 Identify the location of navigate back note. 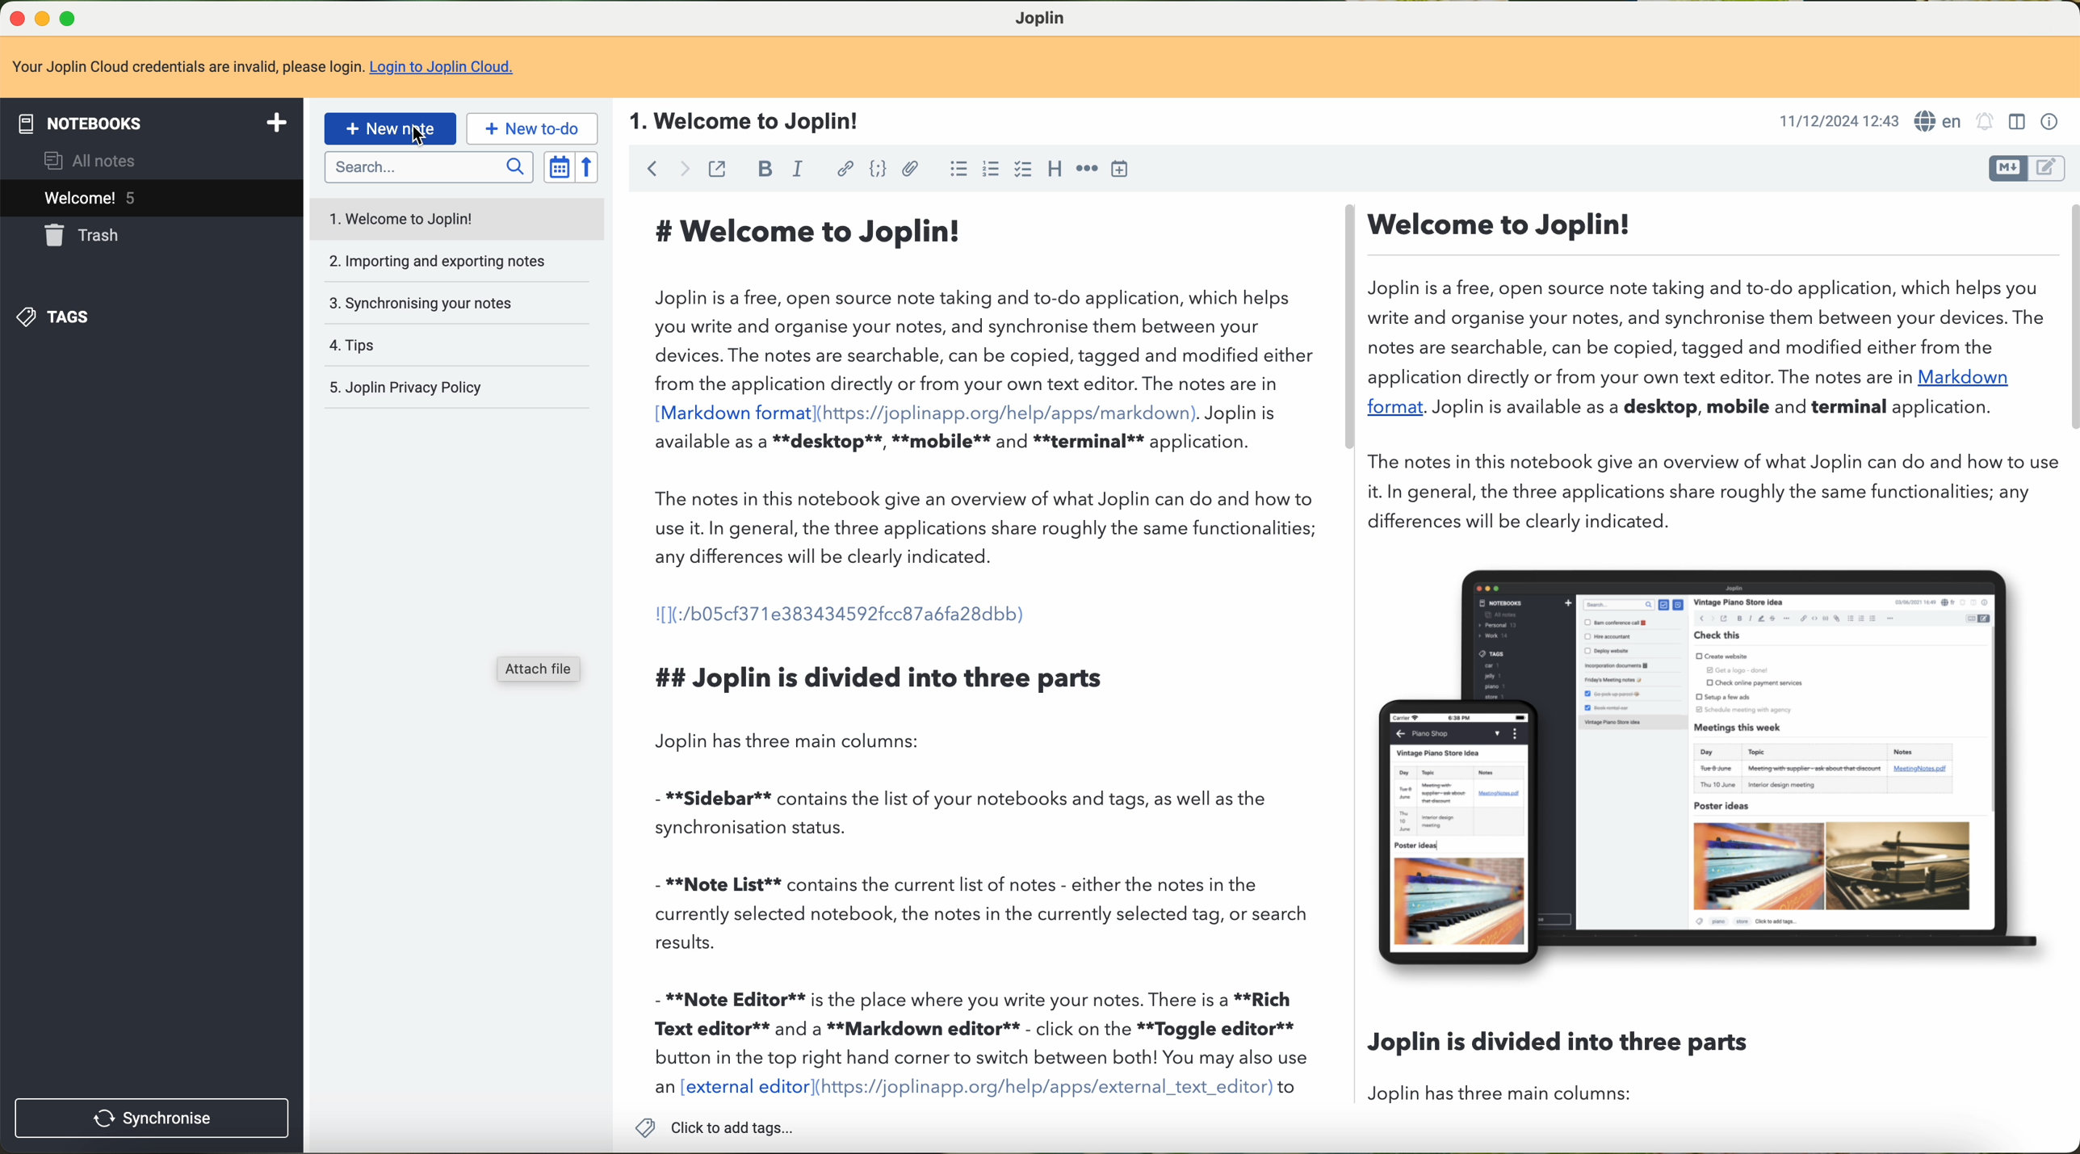
(652, 167).